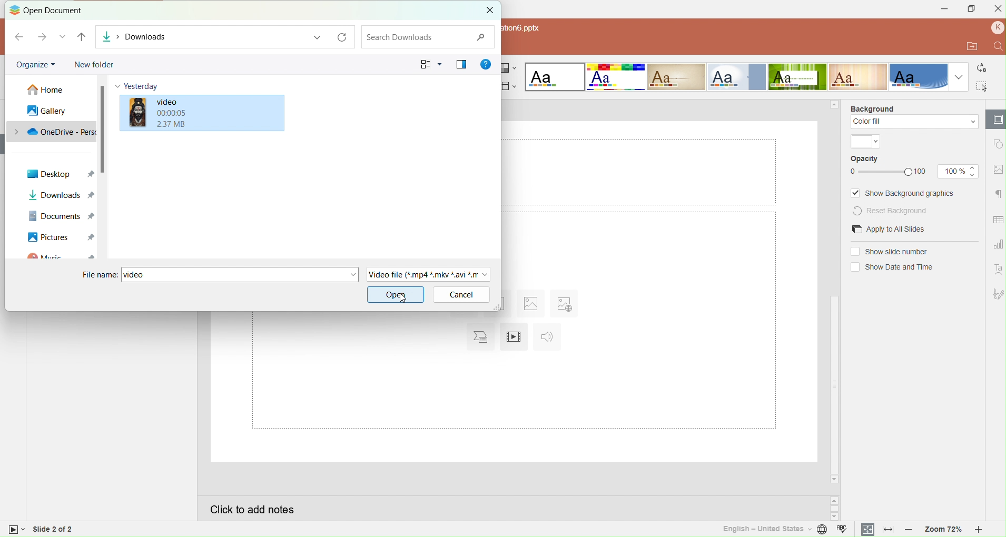 This screenshot has height=537, width=1006. I want to click on Set text language, so click(764, 529).